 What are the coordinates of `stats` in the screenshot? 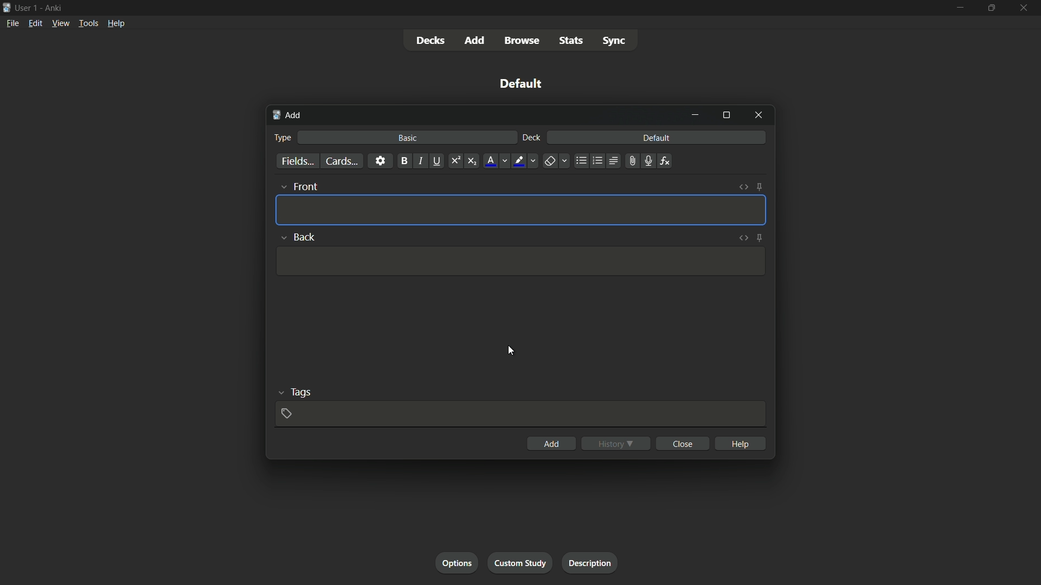 It's located at (571, 41).